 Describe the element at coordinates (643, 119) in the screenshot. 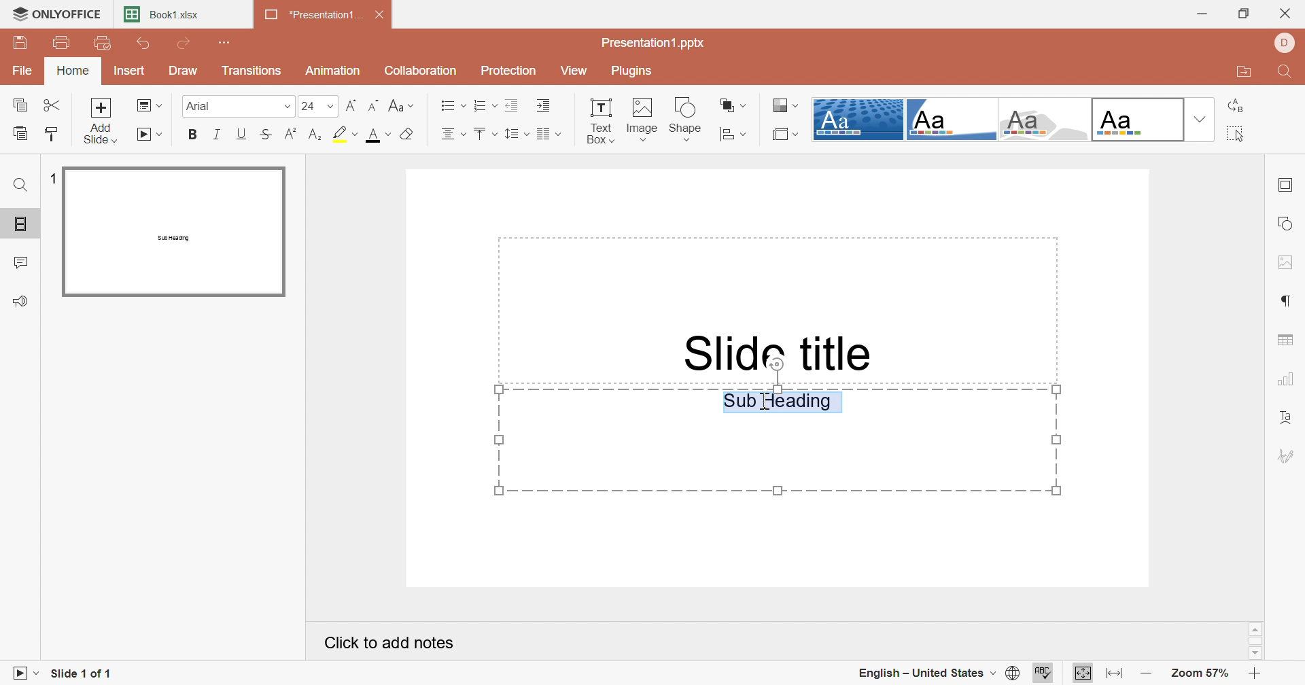

I see `Image` at that location.